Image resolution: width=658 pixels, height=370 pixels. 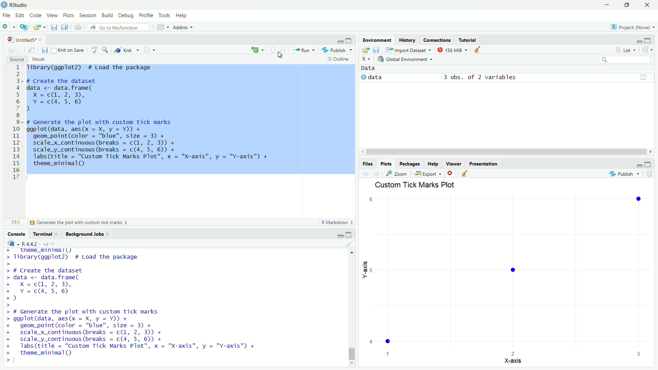 What do you see at coordinates (363, 79) in the screenshot?
I see `play` at bounding box center [363, 79].